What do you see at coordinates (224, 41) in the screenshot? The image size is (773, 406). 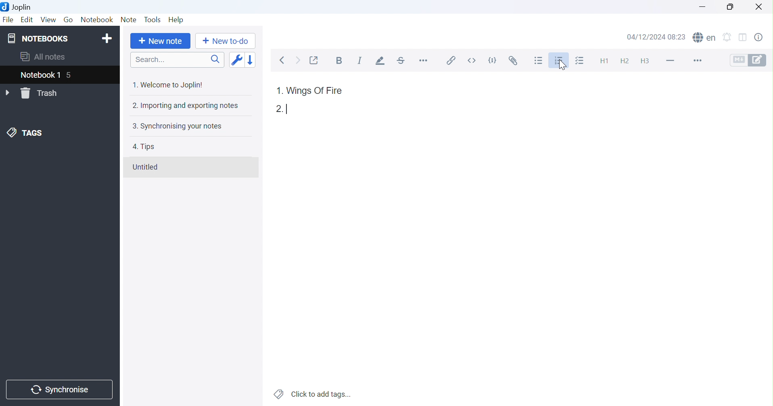 I see `New to-do` at bounding box center [224, 41].